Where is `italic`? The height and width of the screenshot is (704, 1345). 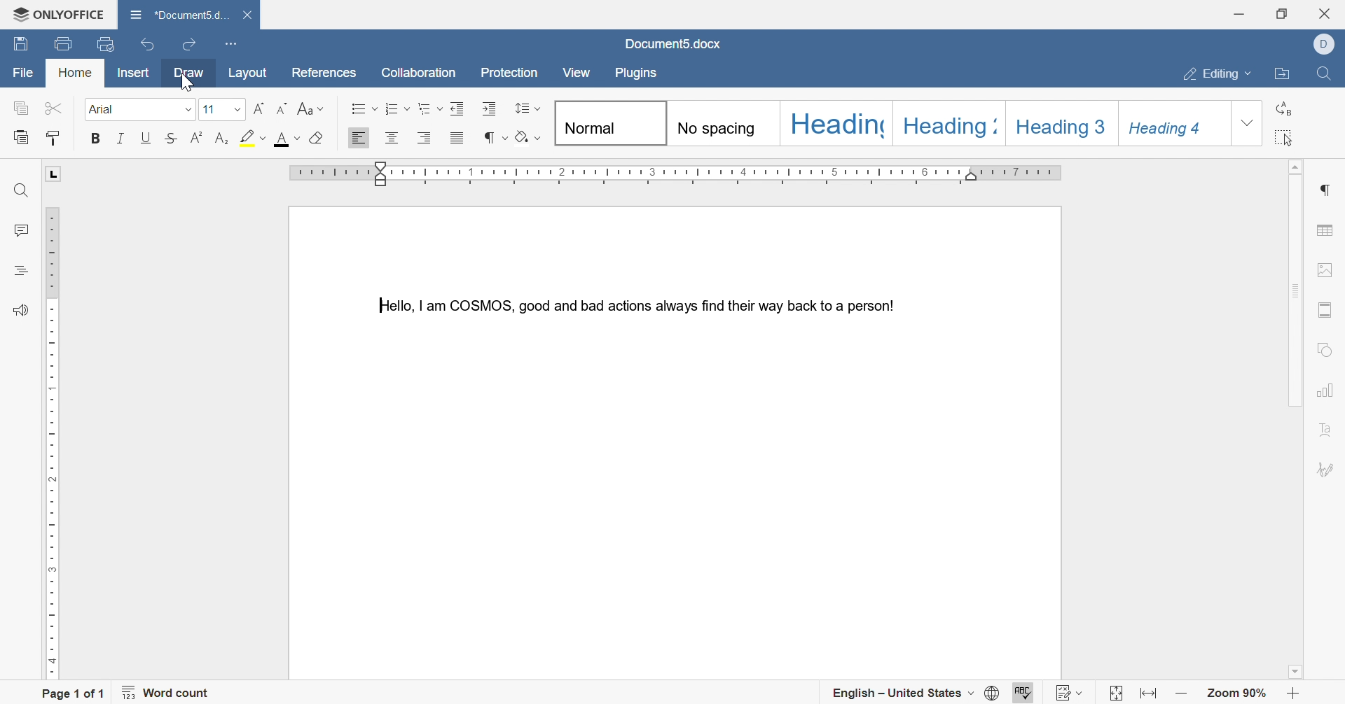 italic is located at coordinates (124, 138).